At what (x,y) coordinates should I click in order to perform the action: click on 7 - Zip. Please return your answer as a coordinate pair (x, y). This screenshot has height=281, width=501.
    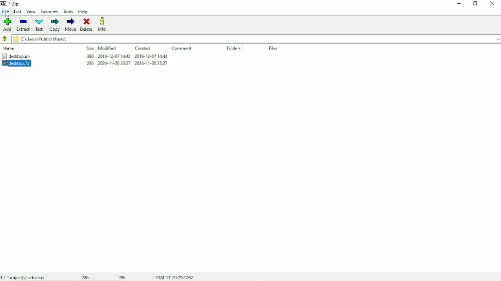
    Looking at the image, I should click on (15, 4).